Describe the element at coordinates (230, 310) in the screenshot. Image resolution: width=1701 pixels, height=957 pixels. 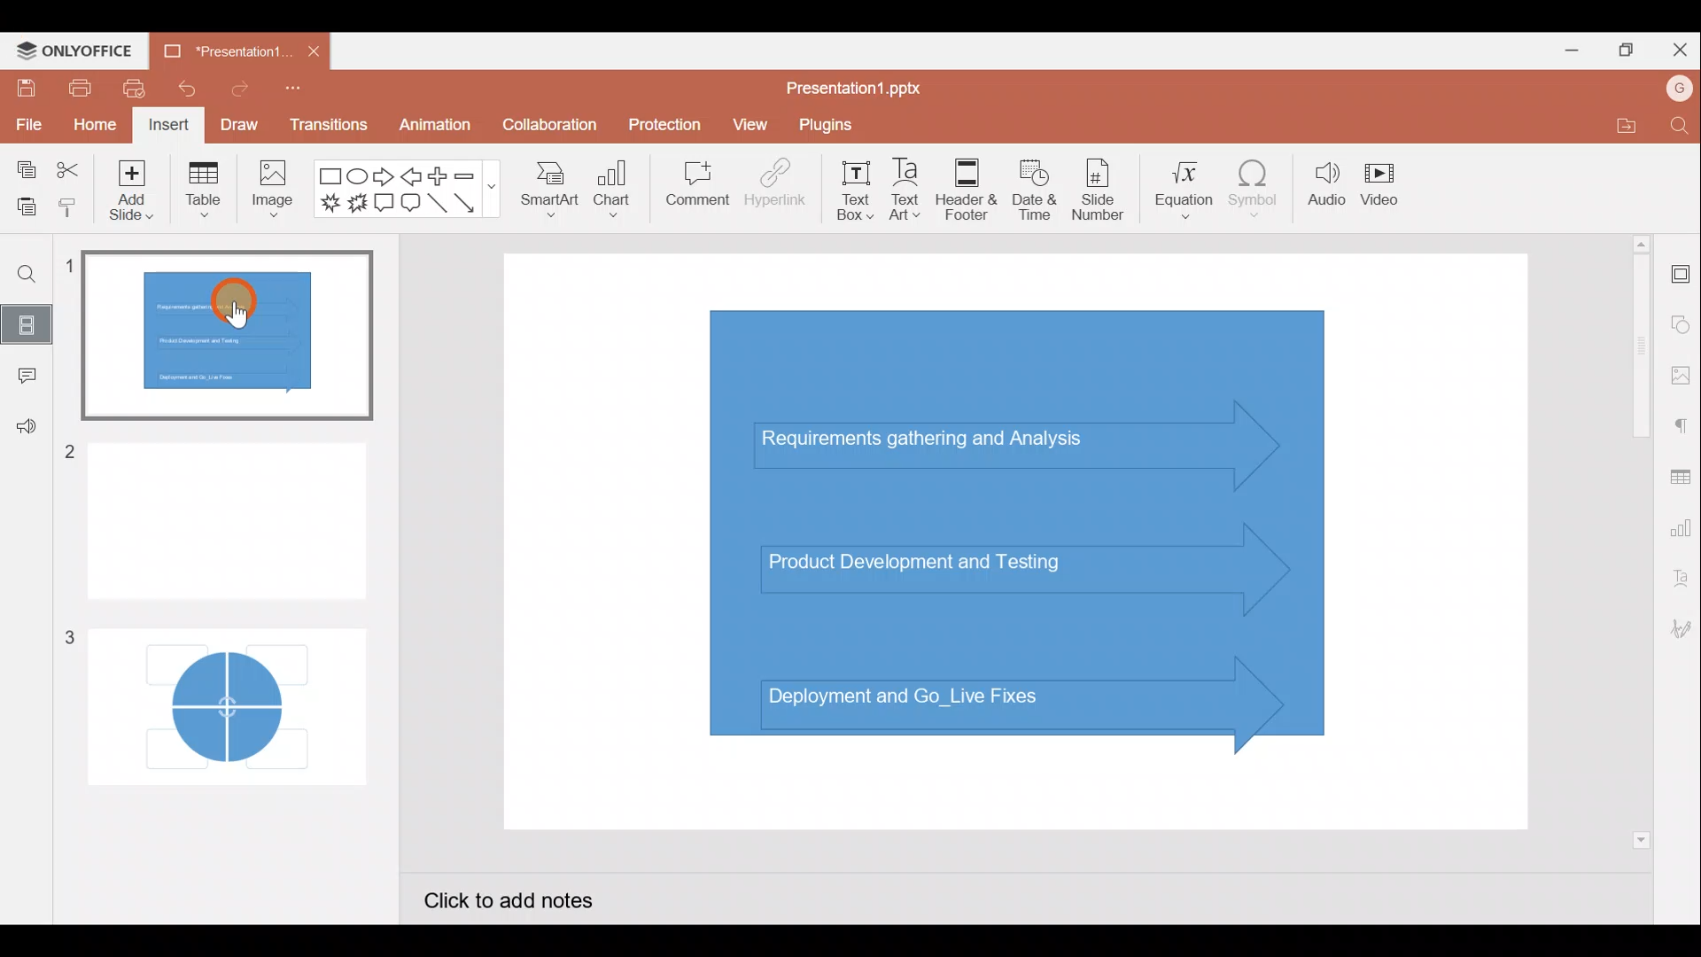
I see `Cursor on slide 1` at that location.